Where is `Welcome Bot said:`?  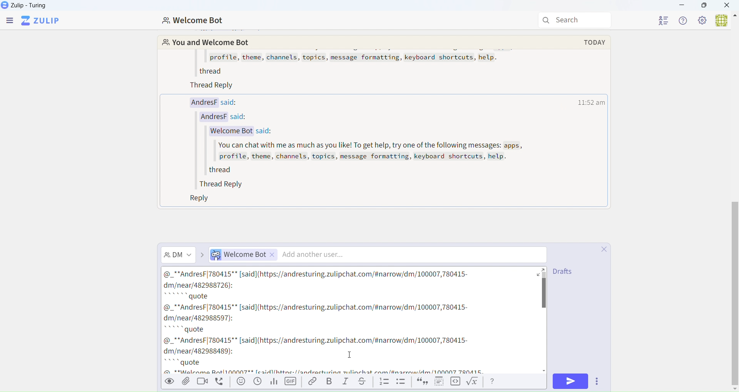
Welcome Bot said: is located at coordinates (239, 131).